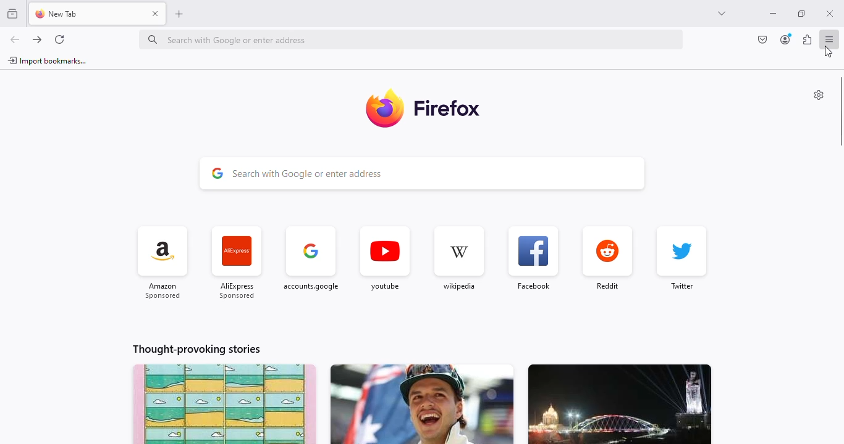 The height and width of the screenshot is (444, 844). Describe the element at coordinates (237, 265) in the screenshot. I see `AliExpress` at that location.